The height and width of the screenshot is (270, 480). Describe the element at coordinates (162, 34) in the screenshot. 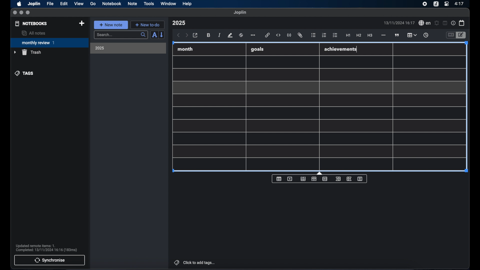

I see `reverse sort order` at that location.